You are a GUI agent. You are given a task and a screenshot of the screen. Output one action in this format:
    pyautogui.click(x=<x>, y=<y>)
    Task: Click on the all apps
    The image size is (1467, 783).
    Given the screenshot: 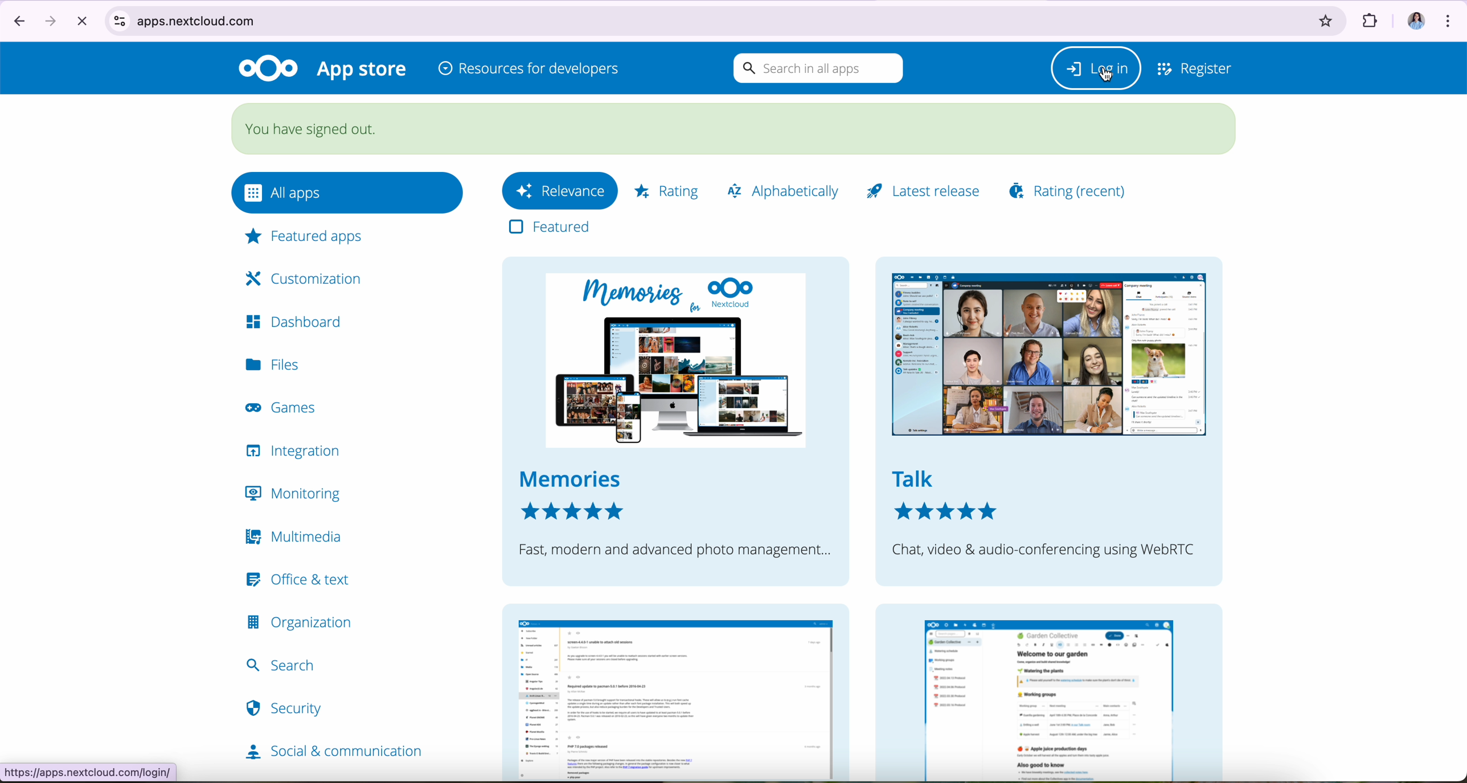 What is the action you would take?
    pyautogui.click(x=346, y=193)
    